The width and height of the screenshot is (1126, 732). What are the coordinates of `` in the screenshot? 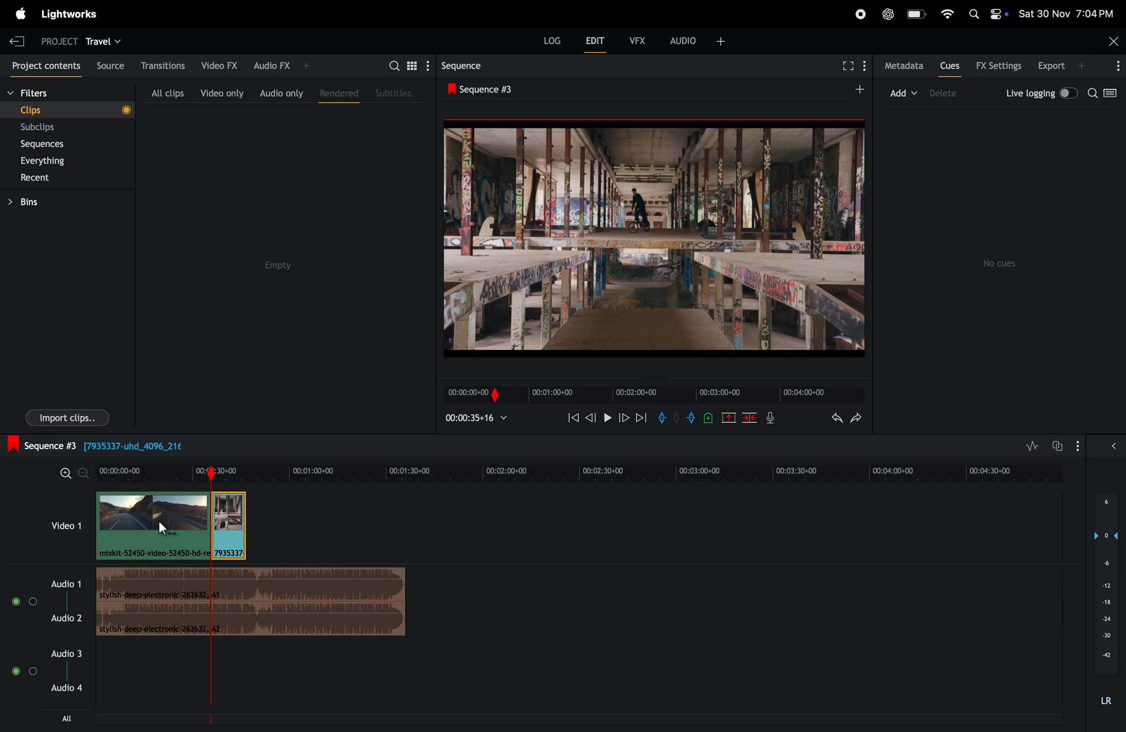 It's located at (730, 417).